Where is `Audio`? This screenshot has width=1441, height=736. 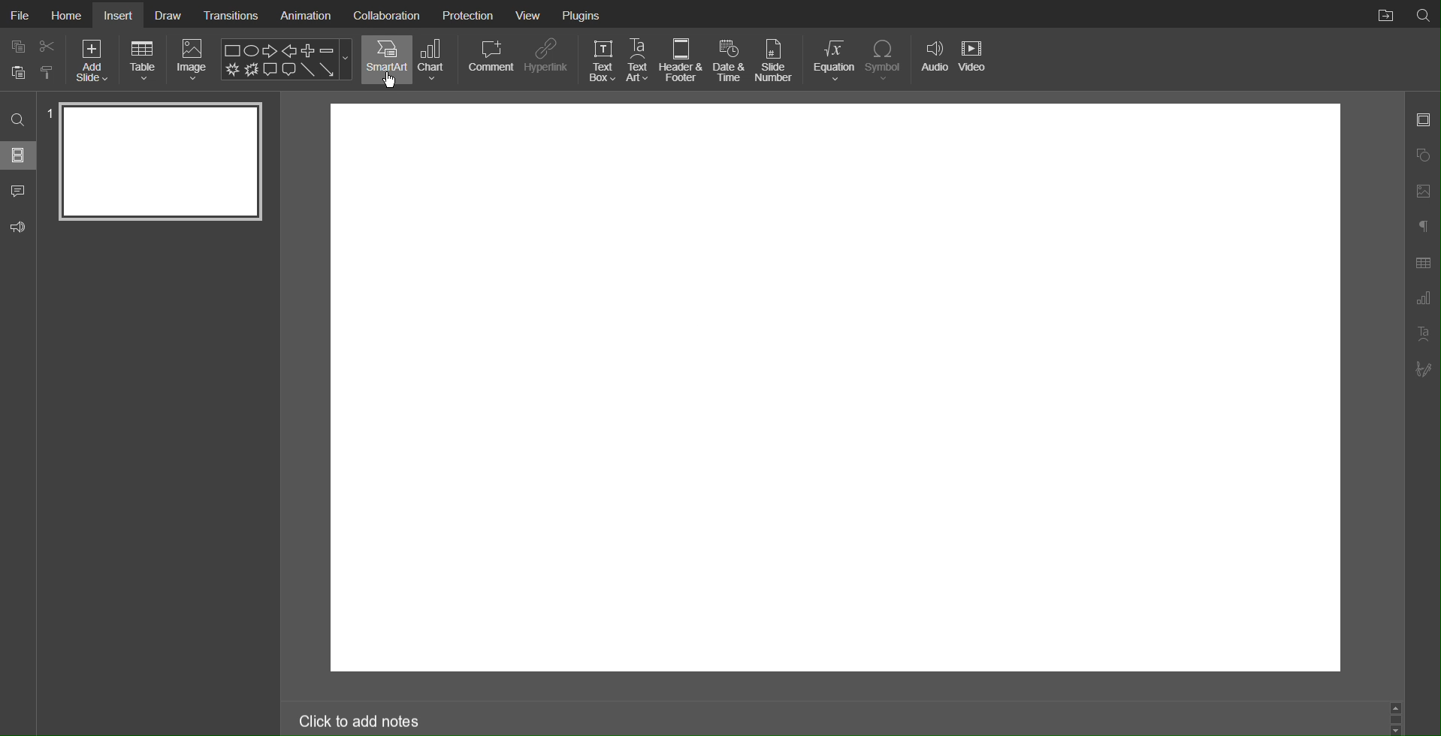
Audio is located at coordinates (935, 56).